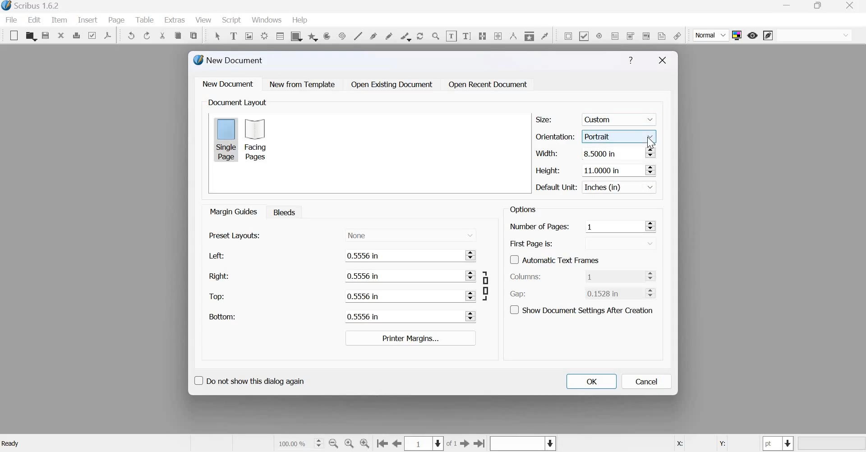  What do you see at coordinates (175, 20) in the screenshot?
I see `extras` at bounding box center [175, 20].